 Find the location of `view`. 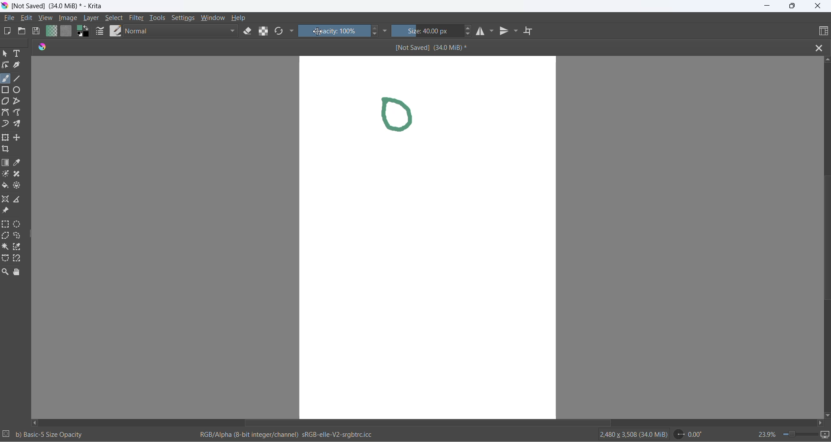

view is located at coordinates (46, 18).